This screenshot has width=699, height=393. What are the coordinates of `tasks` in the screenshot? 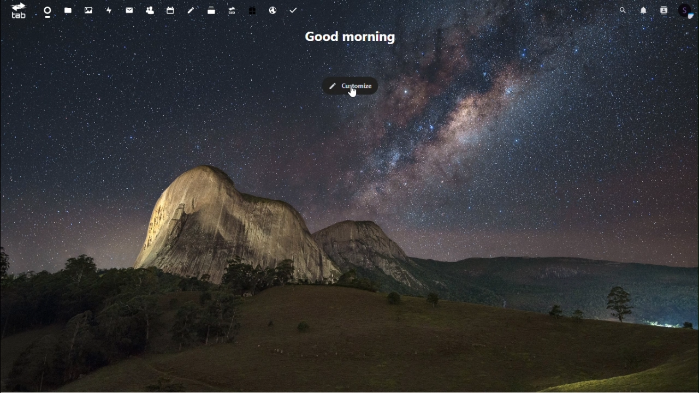 It's located at (298, 9).